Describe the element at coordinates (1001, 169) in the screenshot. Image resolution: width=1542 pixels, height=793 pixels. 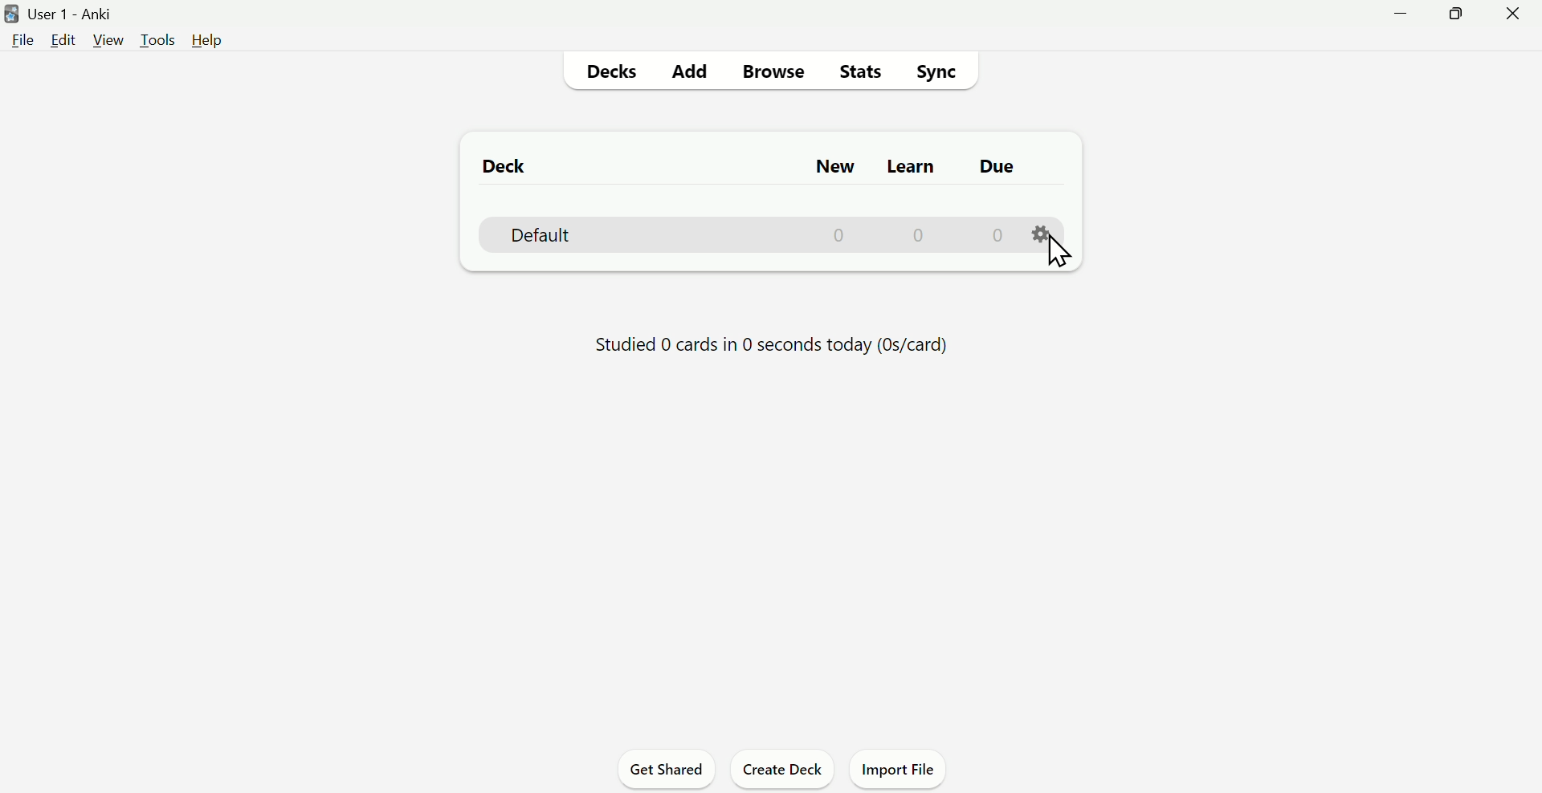
I see `Due` at that location.